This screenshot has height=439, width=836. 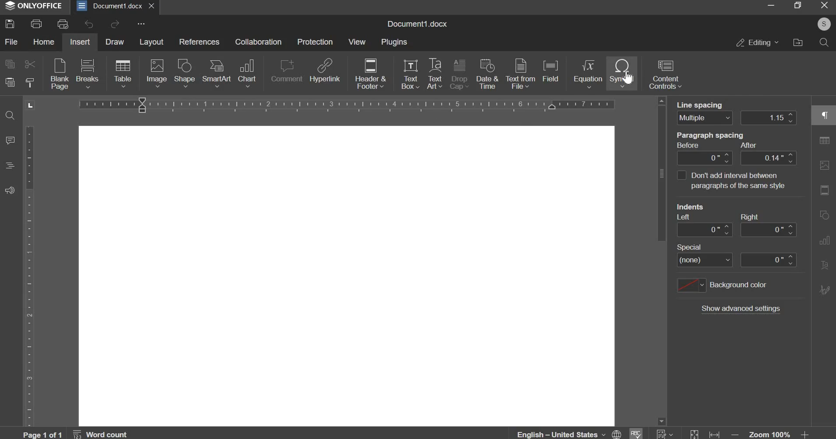 What do you see at coordinates (435, 73) in the screenshot?
I see `text art` at bounding box center [435, 73].